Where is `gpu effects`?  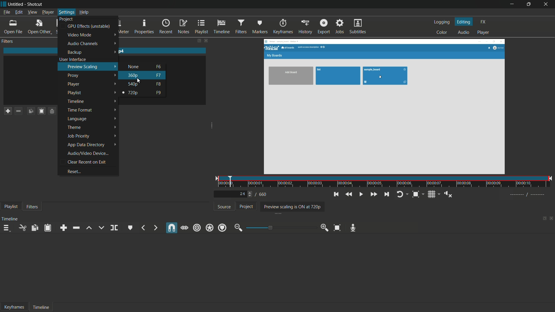 gpu effects is located at coordinates (88, 26).